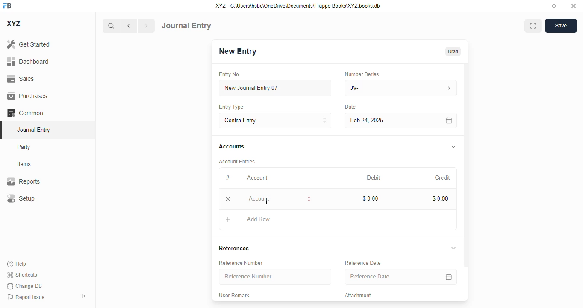 Image resolution: width=583 pixels, height=308 pixels. What do you see at coordinates (26, 297) in the screenshot?
I see `report issue` at bounding box center [26, 297].